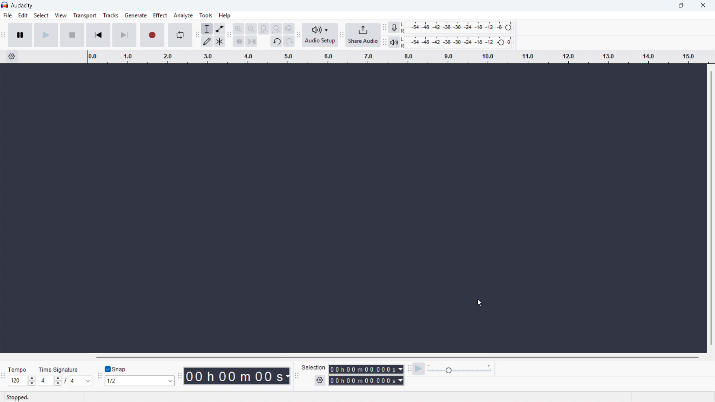 The width and height of the screenshot is (715, 402). I want to click on start time, so click(353, 369).